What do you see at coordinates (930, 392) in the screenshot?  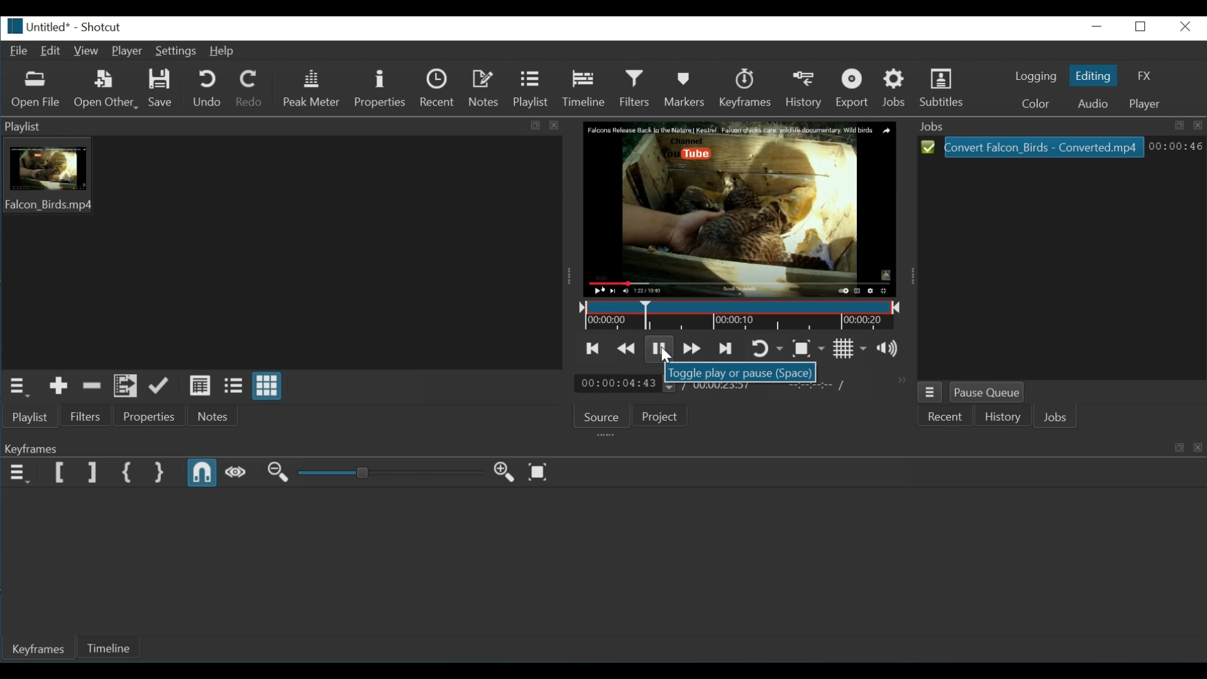 I see `Jobs menu` at bounding box center [930, 392].